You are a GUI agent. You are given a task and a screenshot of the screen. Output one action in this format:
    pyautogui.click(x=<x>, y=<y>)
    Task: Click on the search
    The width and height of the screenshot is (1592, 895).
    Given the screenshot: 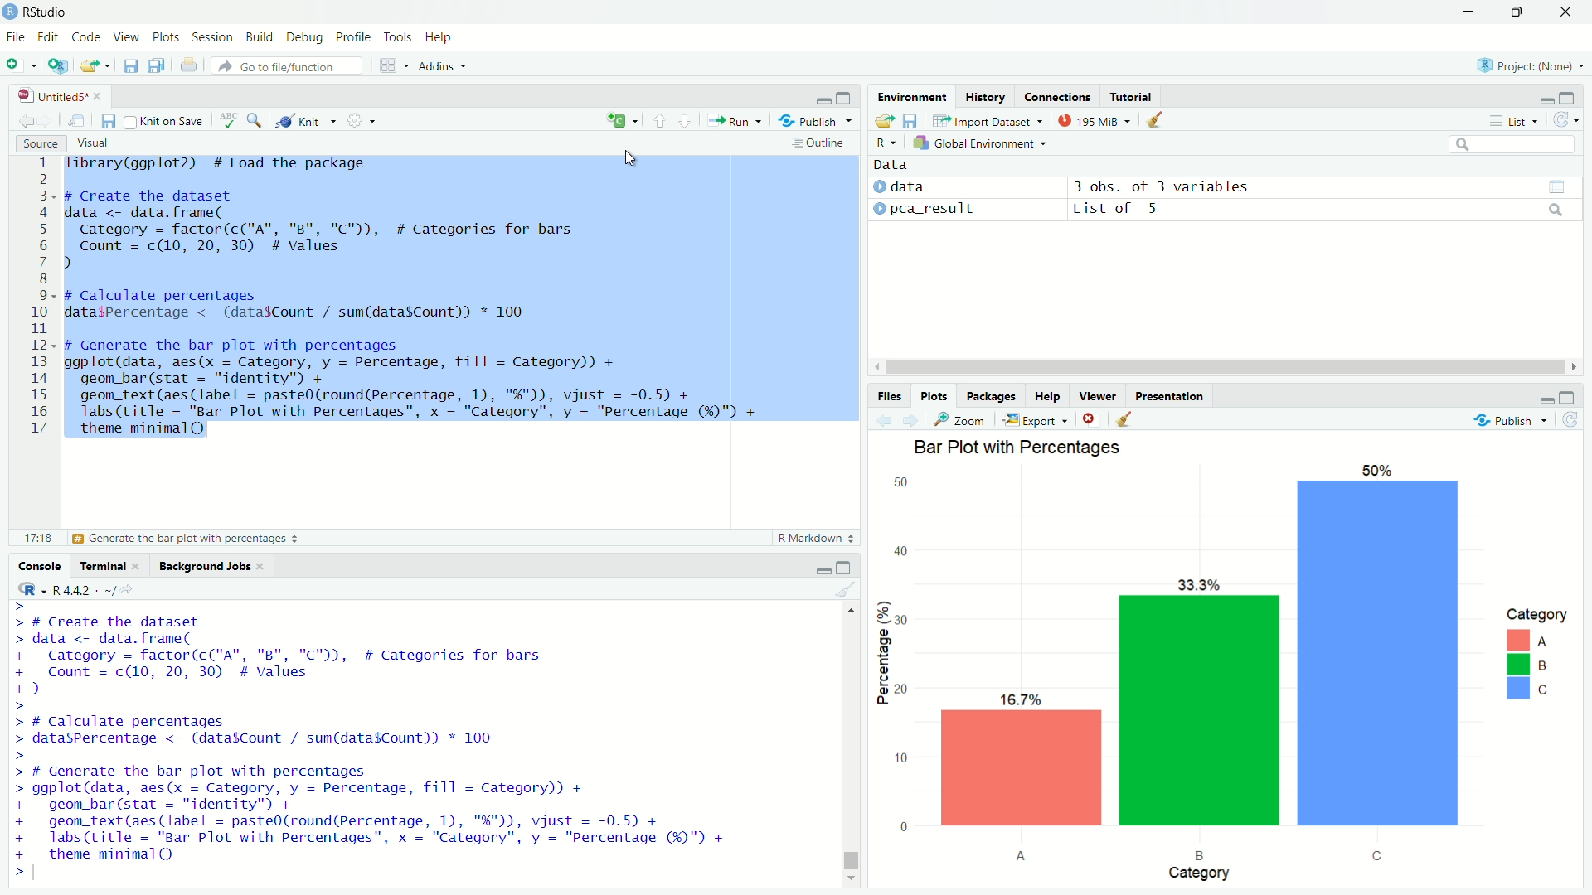 What is the action you would take?
    pyautogui.click(x=1511, y=143)
    